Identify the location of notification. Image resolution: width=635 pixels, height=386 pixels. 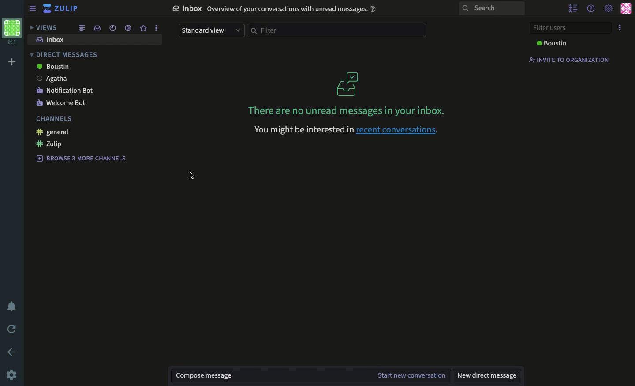
(13, 306).